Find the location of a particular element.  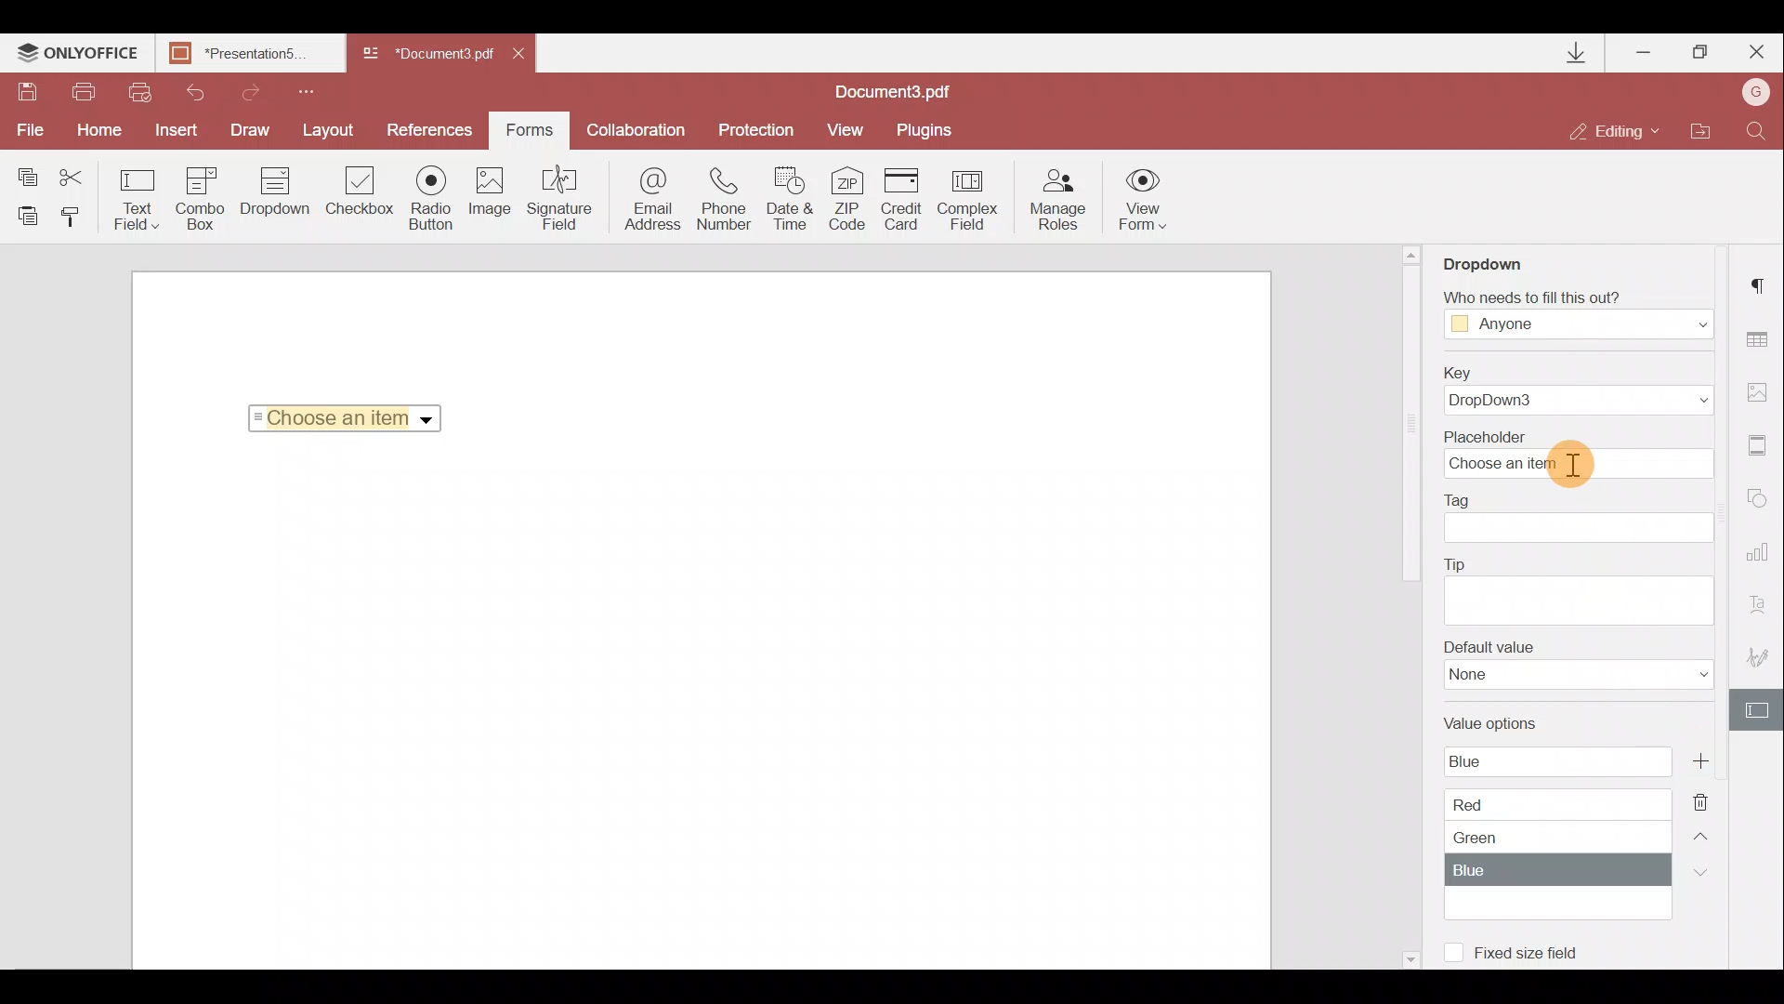

Shapes settings is located at coordinates (1763, 500).